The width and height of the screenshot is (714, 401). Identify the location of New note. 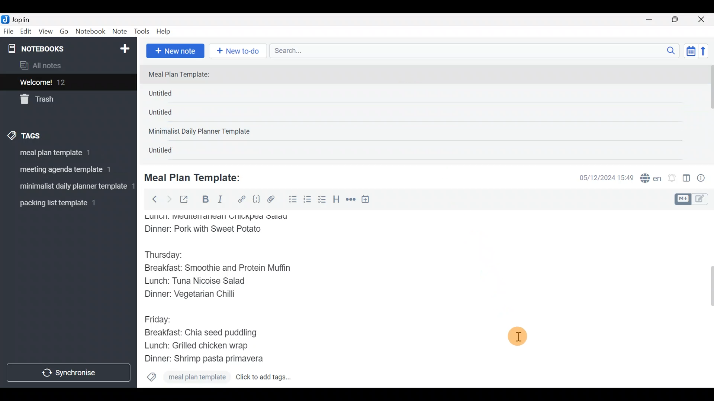
(174, 50).